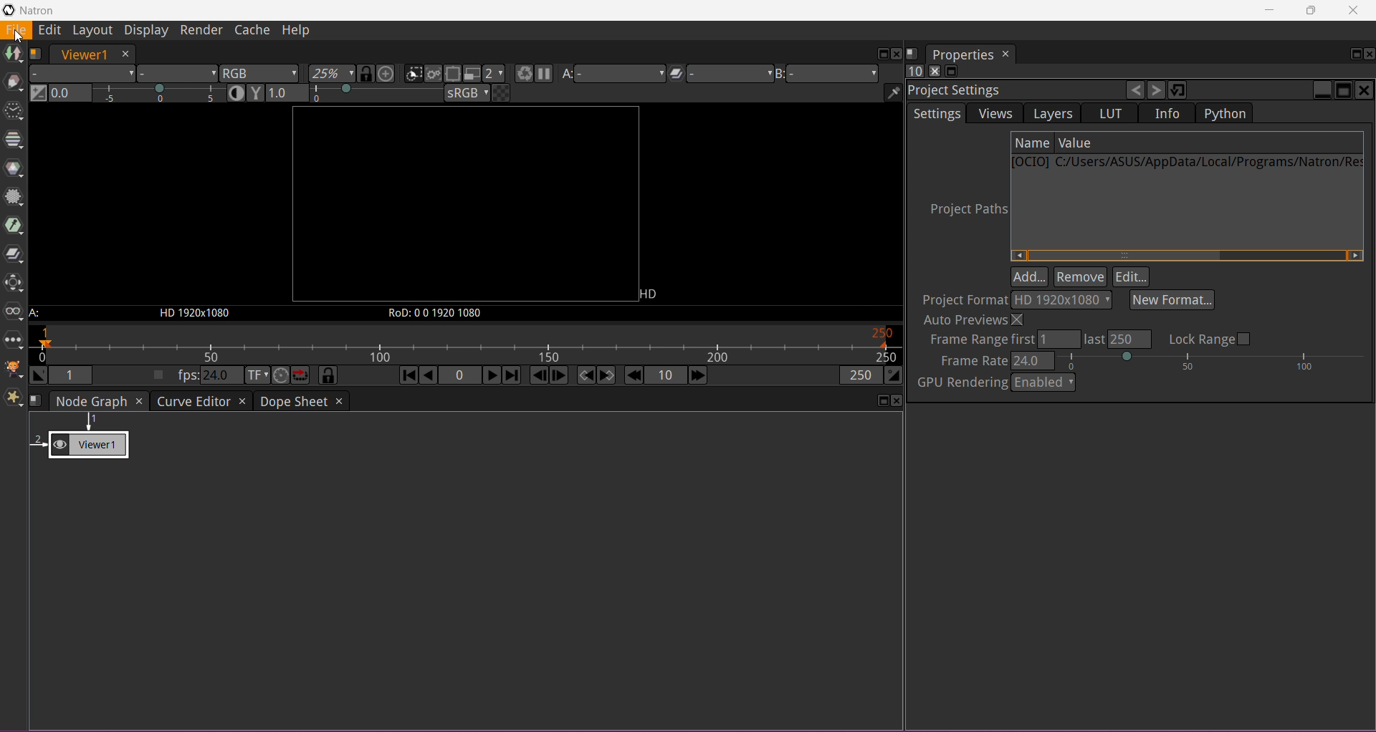  Describe the element at coordinates (139, 402) in the screenshot. I see `Close Tab` at that location.